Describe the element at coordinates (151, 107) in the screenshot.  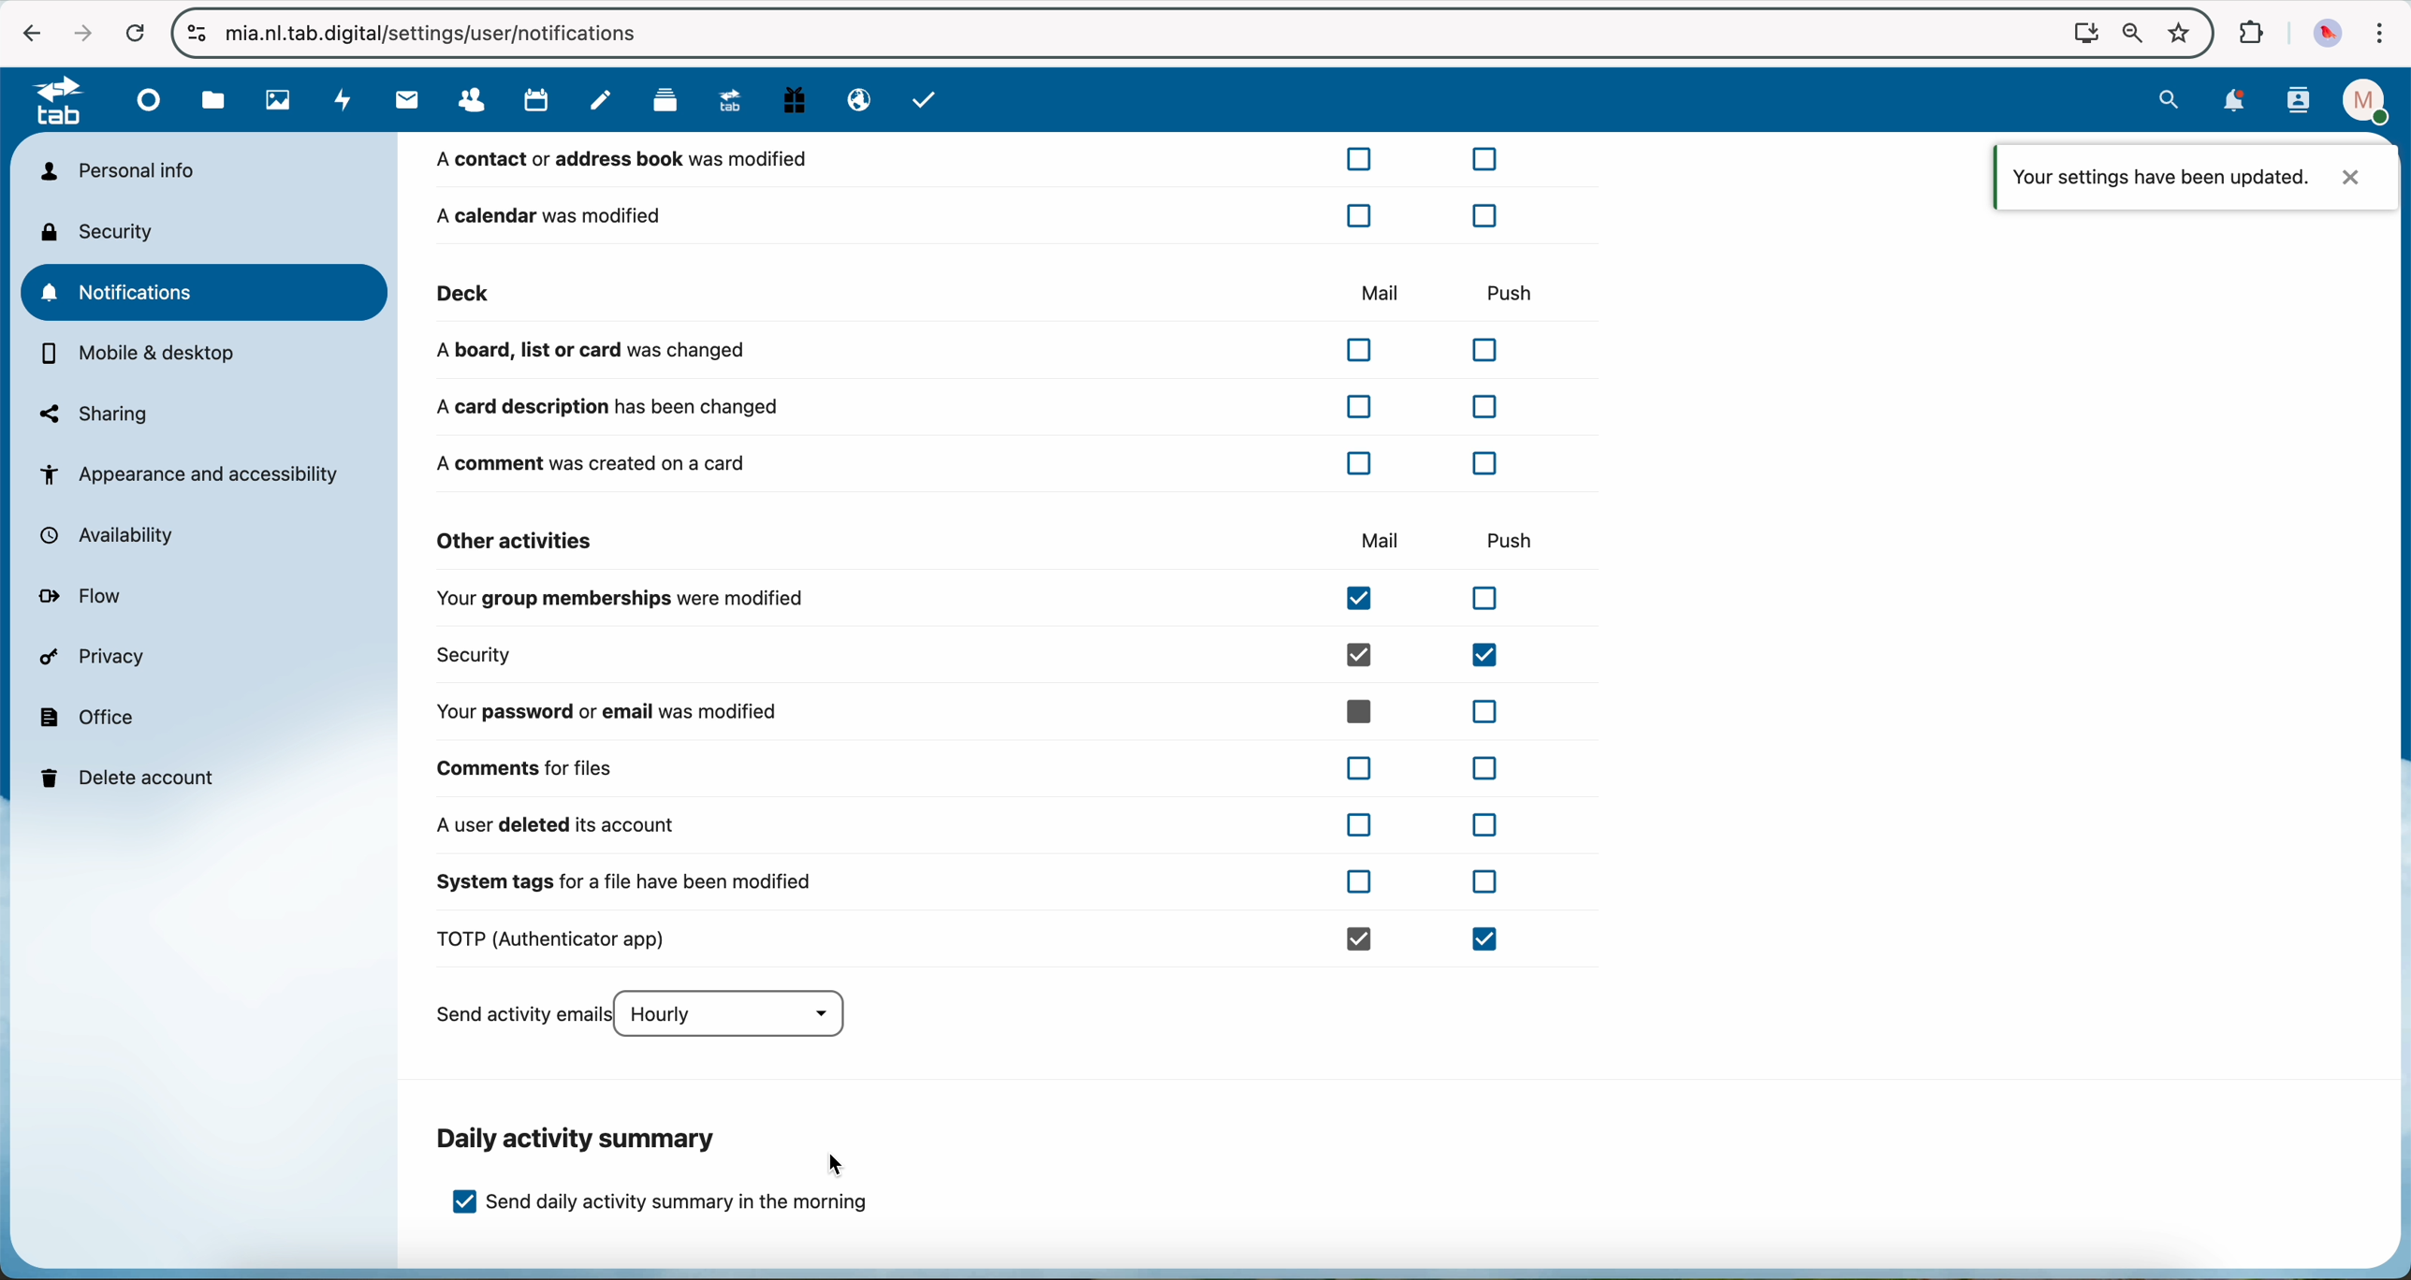
I see `dashboard` at that location.